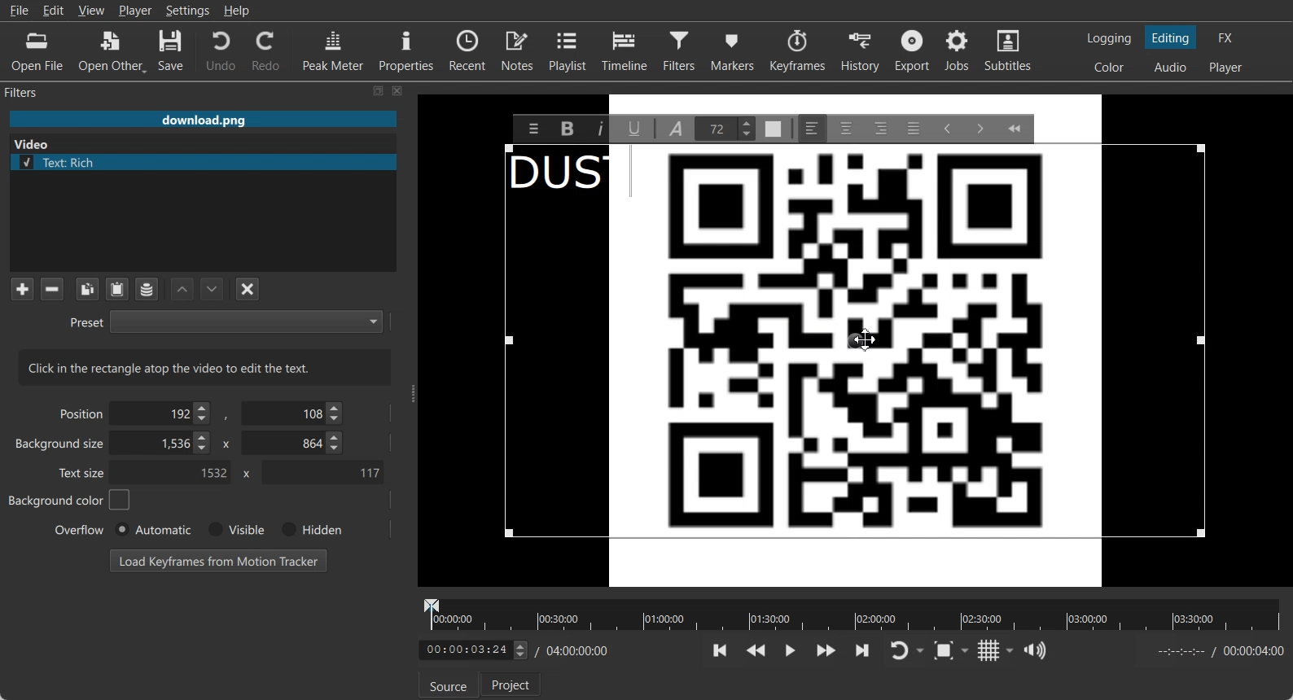  Describe the element at coordinates (226, 321) in the screenshot. I see `Preset` at that location.